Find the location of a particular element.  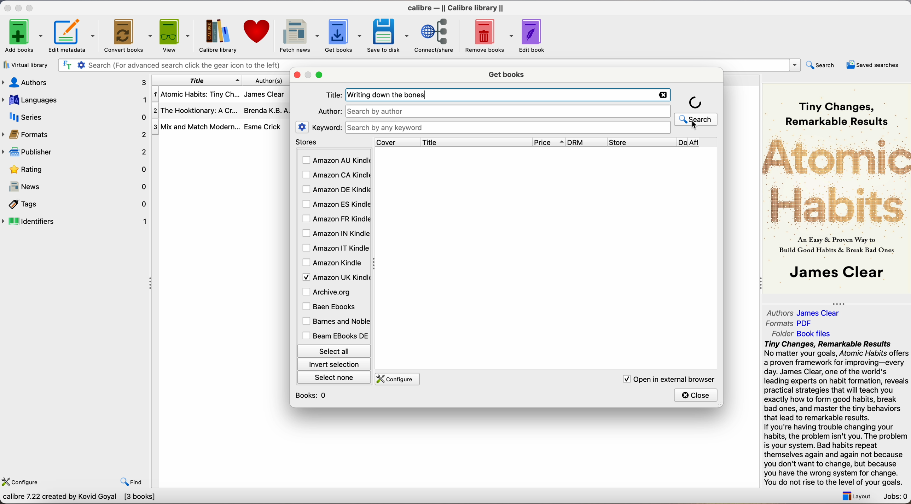

publisher is located at coordinates (76, 152).